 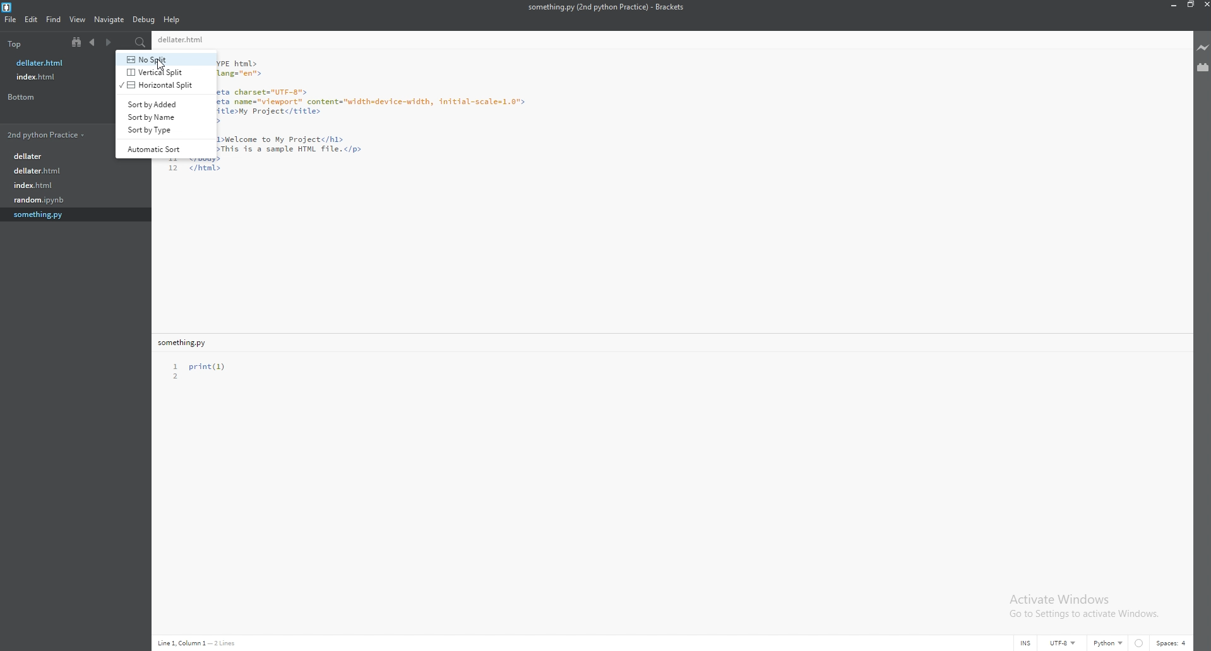 What do you see at coordinates (1025, 643) in the screenshot?
I see `cursor mode` at bounding box center [1025, 643].